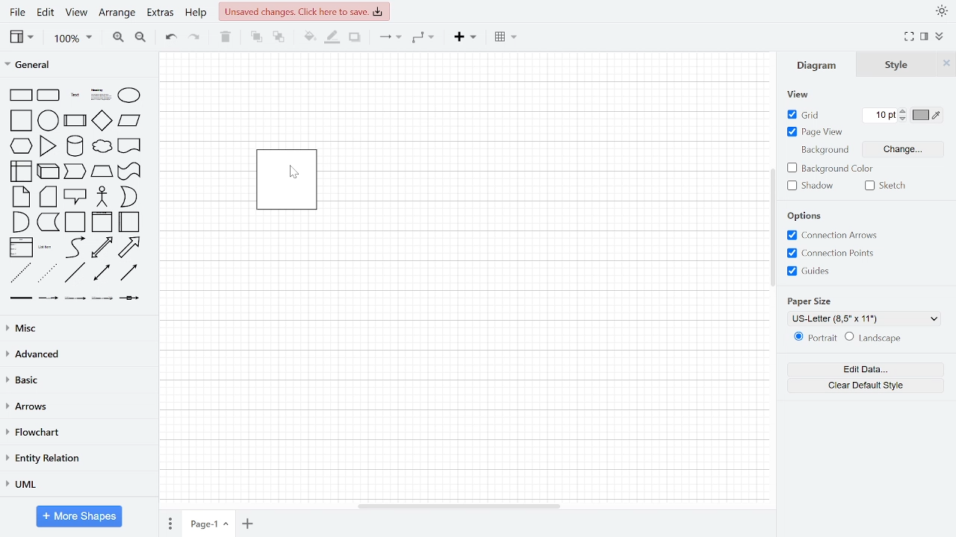 The width and height of the screenshot is (956, 537). What do you see at coordinates (47, 248) in the screenshot?
I see `list item` at bounding box center [47, 248].